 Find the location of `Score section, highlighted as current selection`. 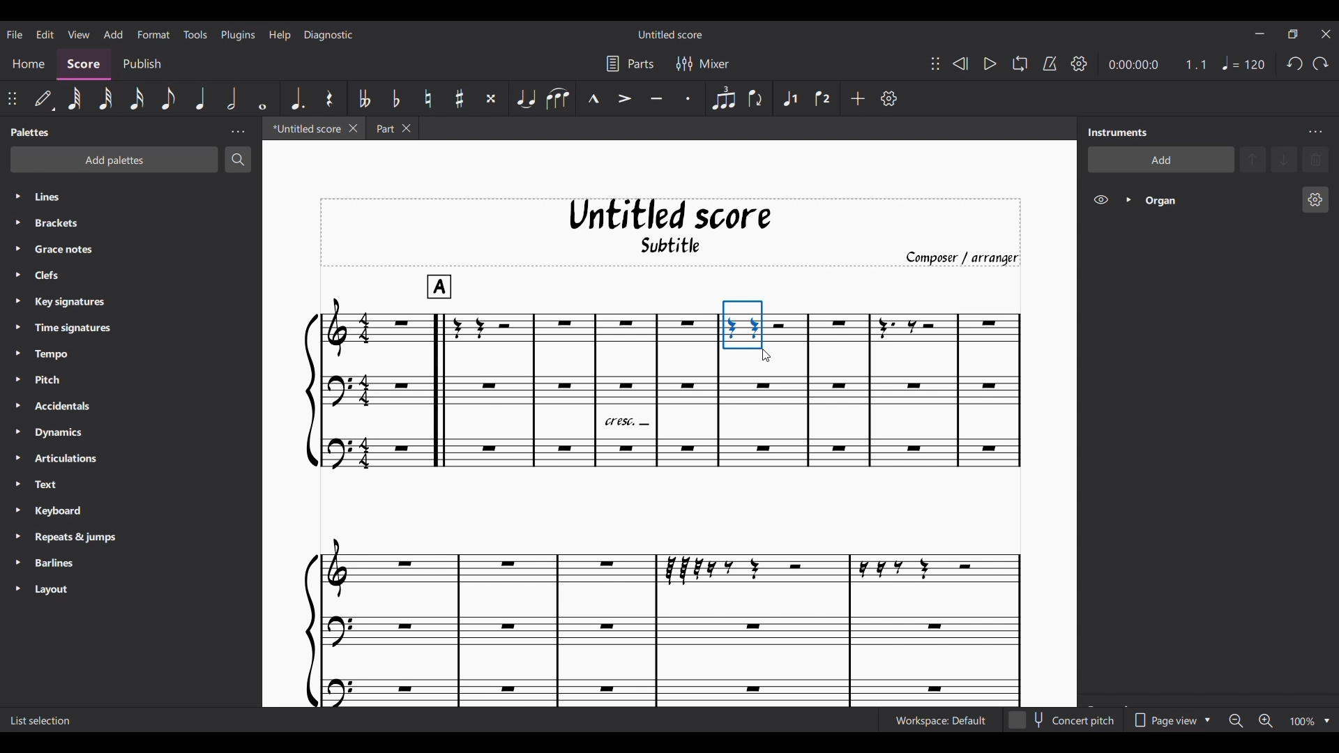

Score section, highlighted as current selection is located at coordinates (83, 64).